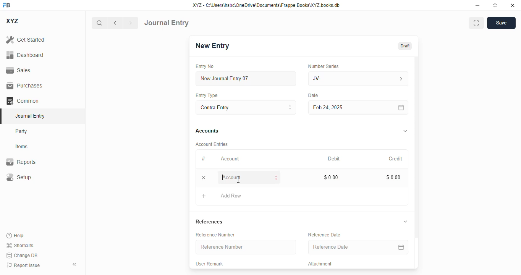  What do you see at coordinates (207, 131) in the screenshot?
I see `accounts` at bounding box center [207, 131].